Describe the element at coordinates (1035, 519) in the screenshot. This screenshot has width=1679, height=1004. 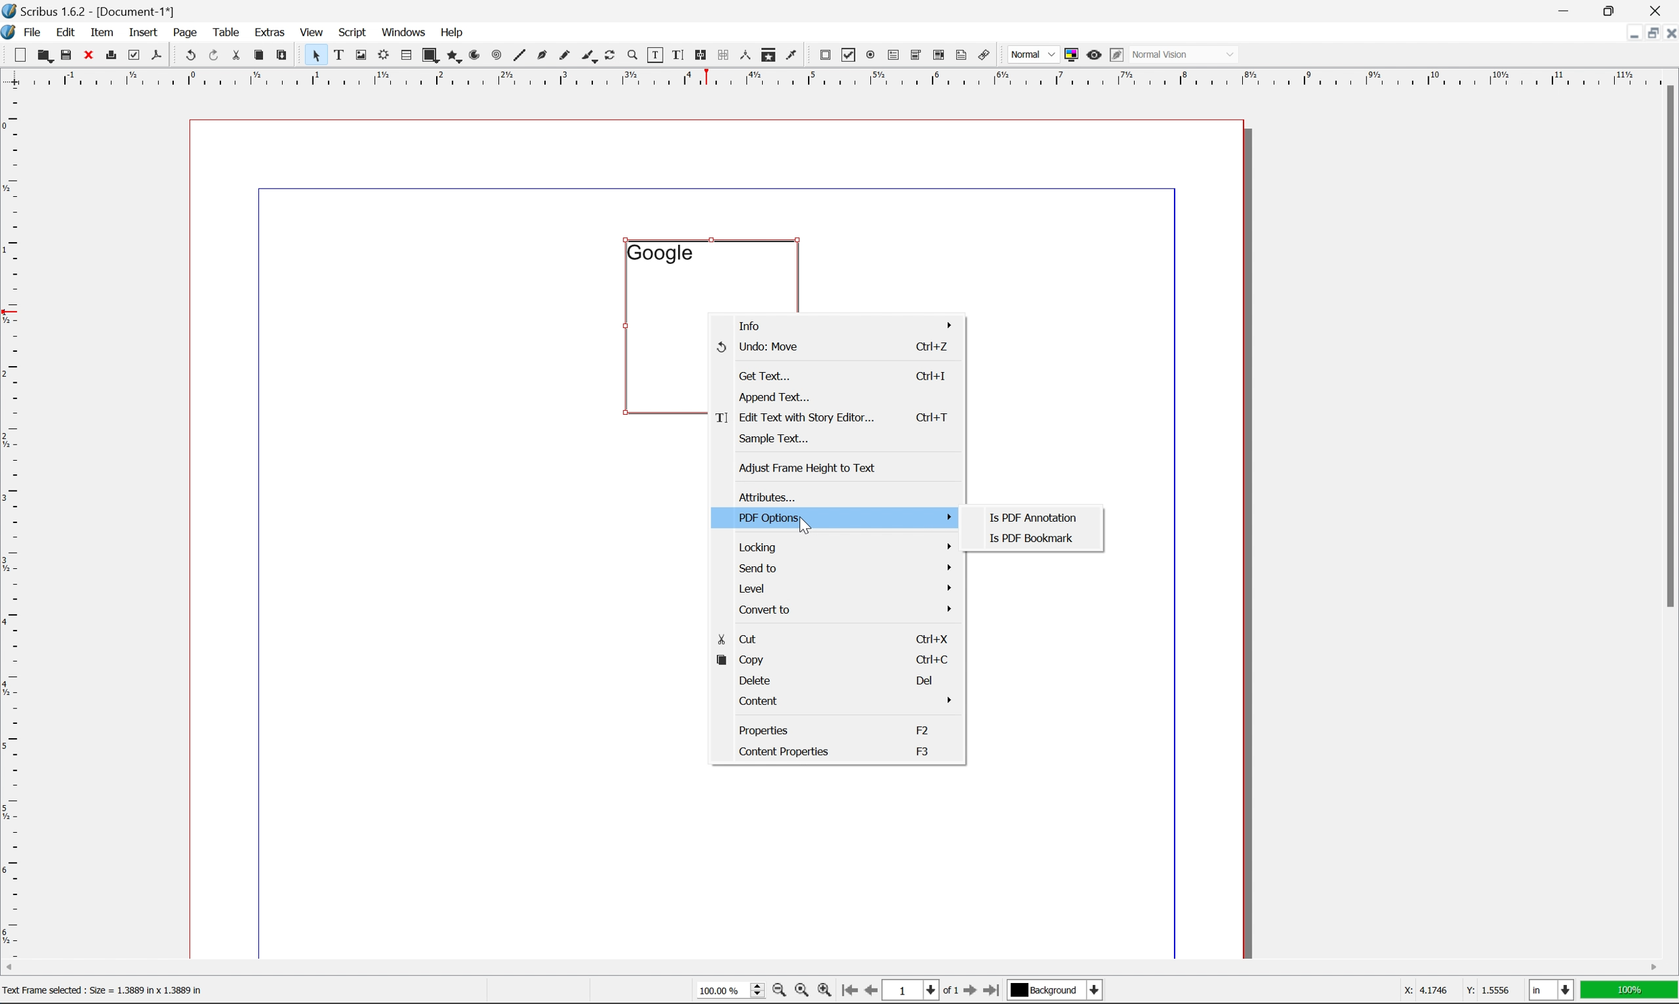
I see `is pdf annotation` at that location.